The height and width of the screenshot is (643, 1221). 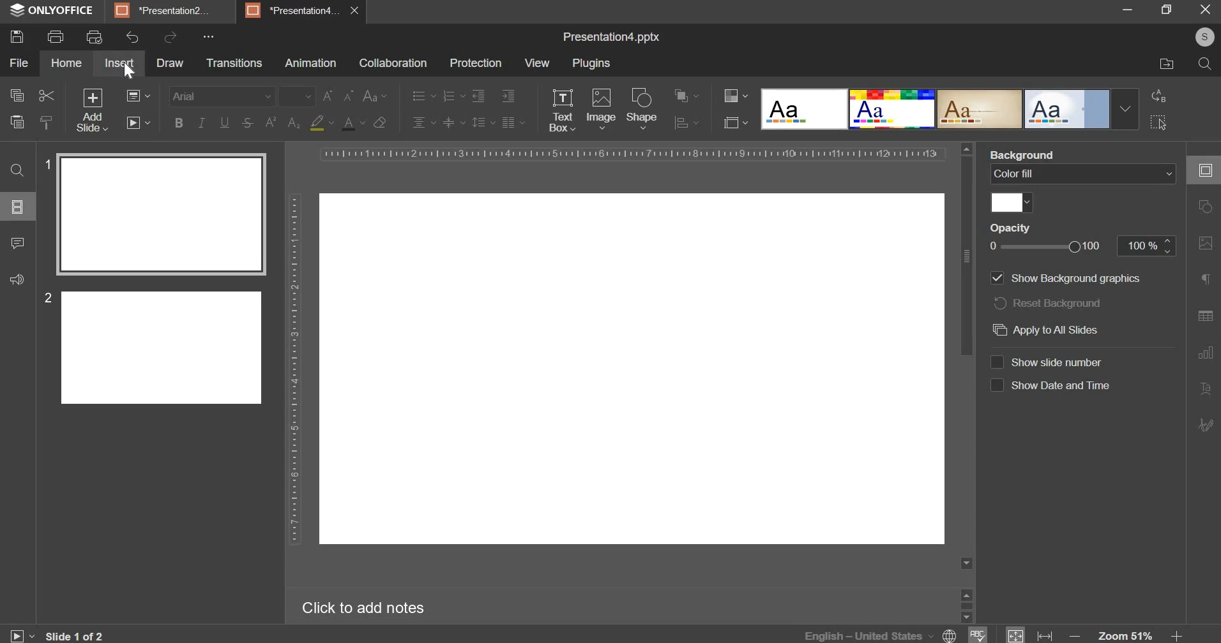 What do you see at coordinates (379, 122) in the screenshot?
I see `clear format` at bounding box center [379, 122].